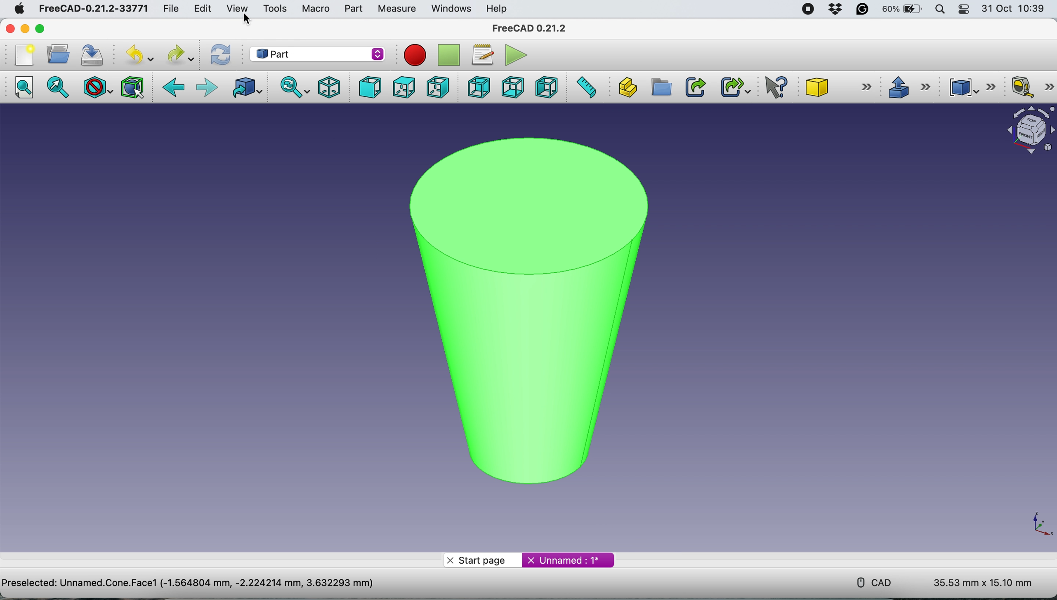  Describe the element at coordinates (449, 8) in the screenshot. I see `windows` at that location.